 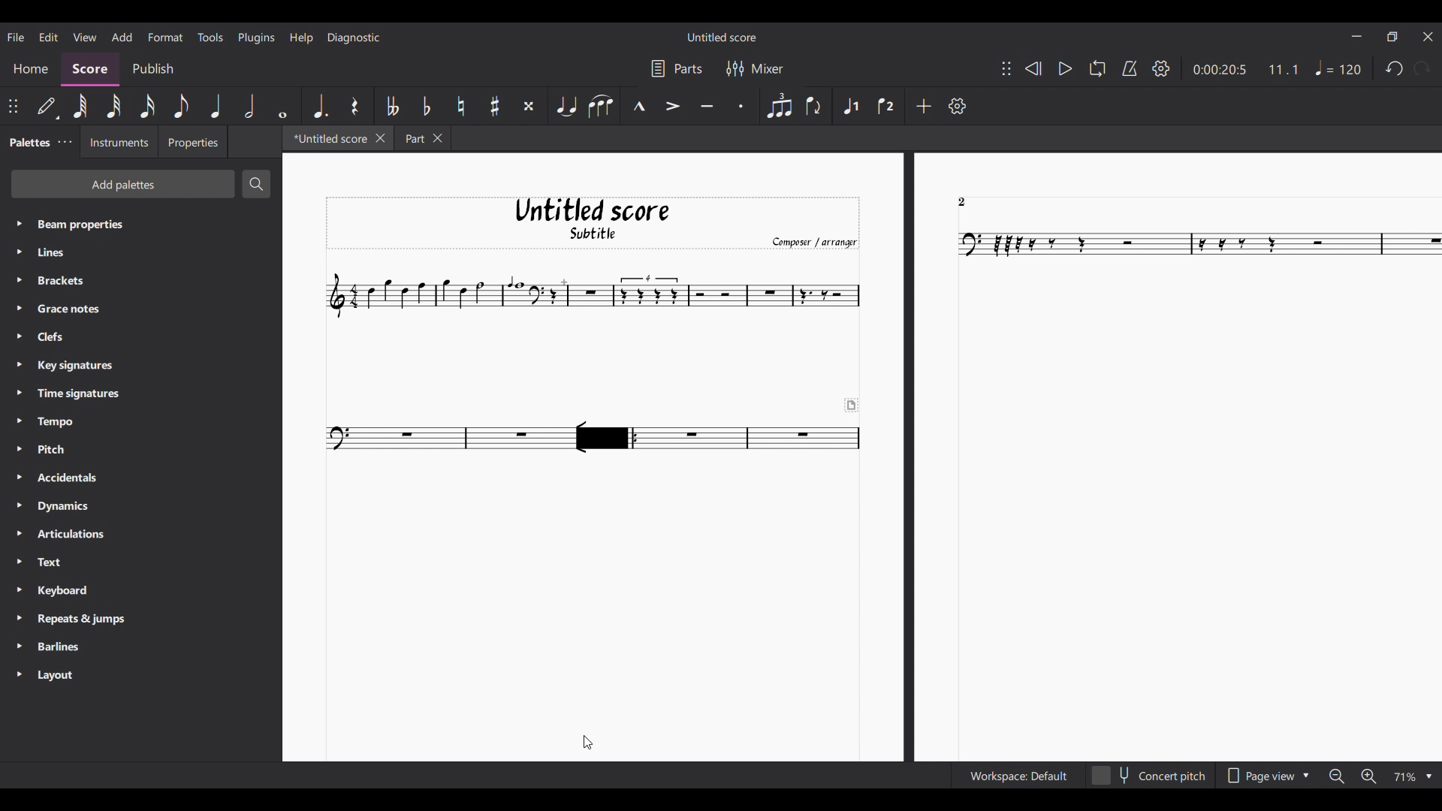 I want to click on Highlighted due to current selection, so click(x=850, y=107).